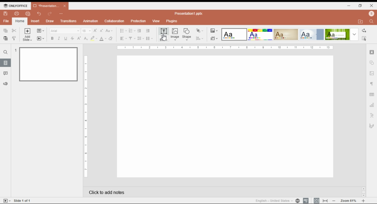 The image size is (377, 204). What do you see at coordinates (234, 34) in the screenshot?
I see `color theme` at bounding box center [234, 34].